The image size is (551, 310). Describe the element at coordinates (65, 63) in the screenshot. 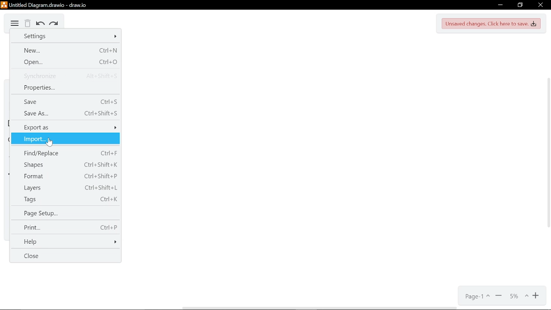

I see `Open` at that location.